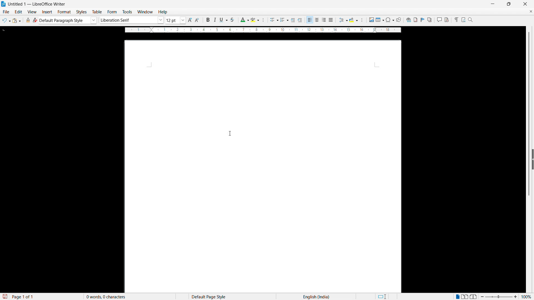 The image size is (534, 300). Describe the element at coordinates (533, 159) in the screenshot. I see `Expand ` at that location.